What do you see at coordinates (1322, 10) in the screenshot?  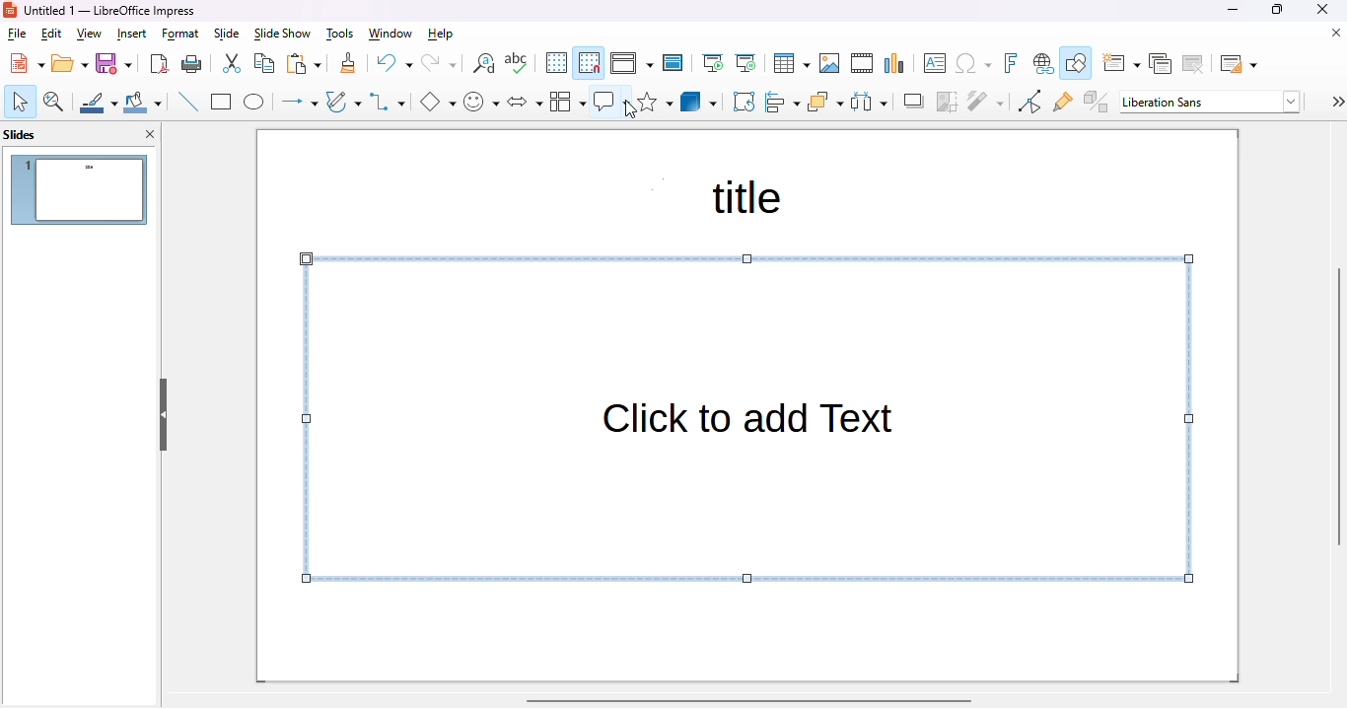 I see `close` at bounding box center [1322, 10].